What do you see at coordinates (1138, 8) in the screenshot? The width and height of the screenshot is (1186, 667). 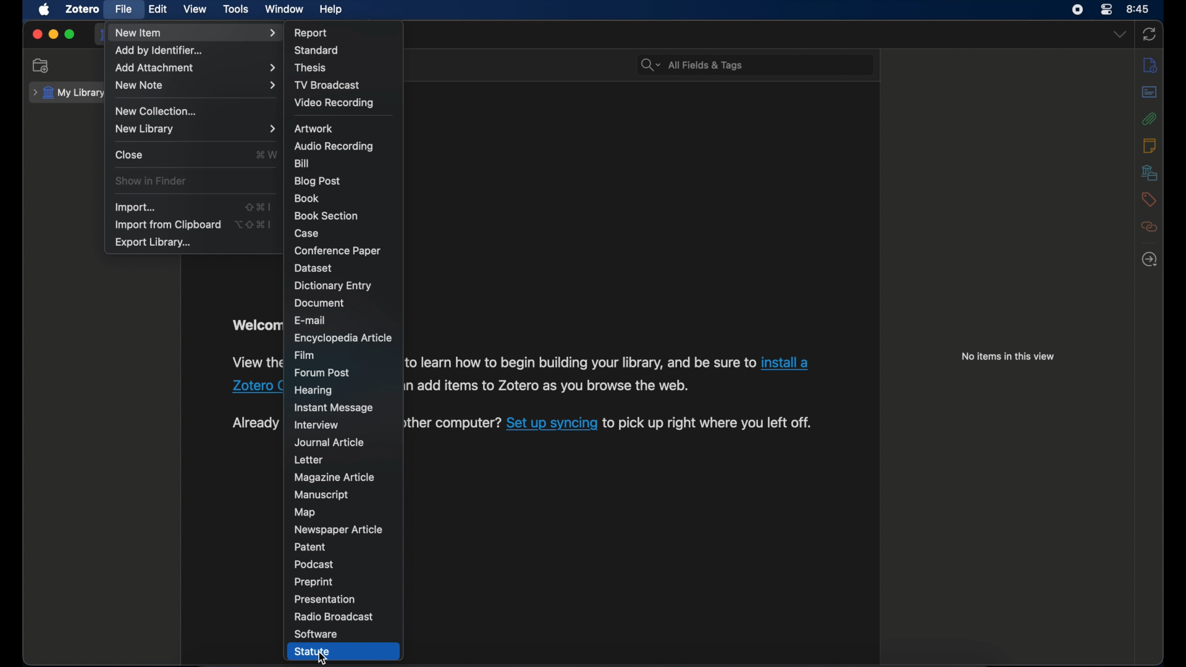 I see `8.45` at bounding box center [1138, 8].